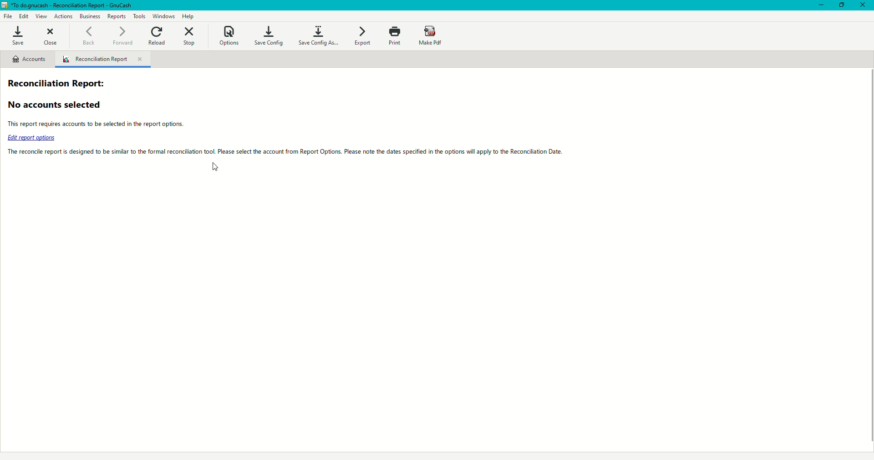 This screenshot has height=460, width=874. Describe the element at coordinates (10, 16) in the screenshot. I see `File` at that location.